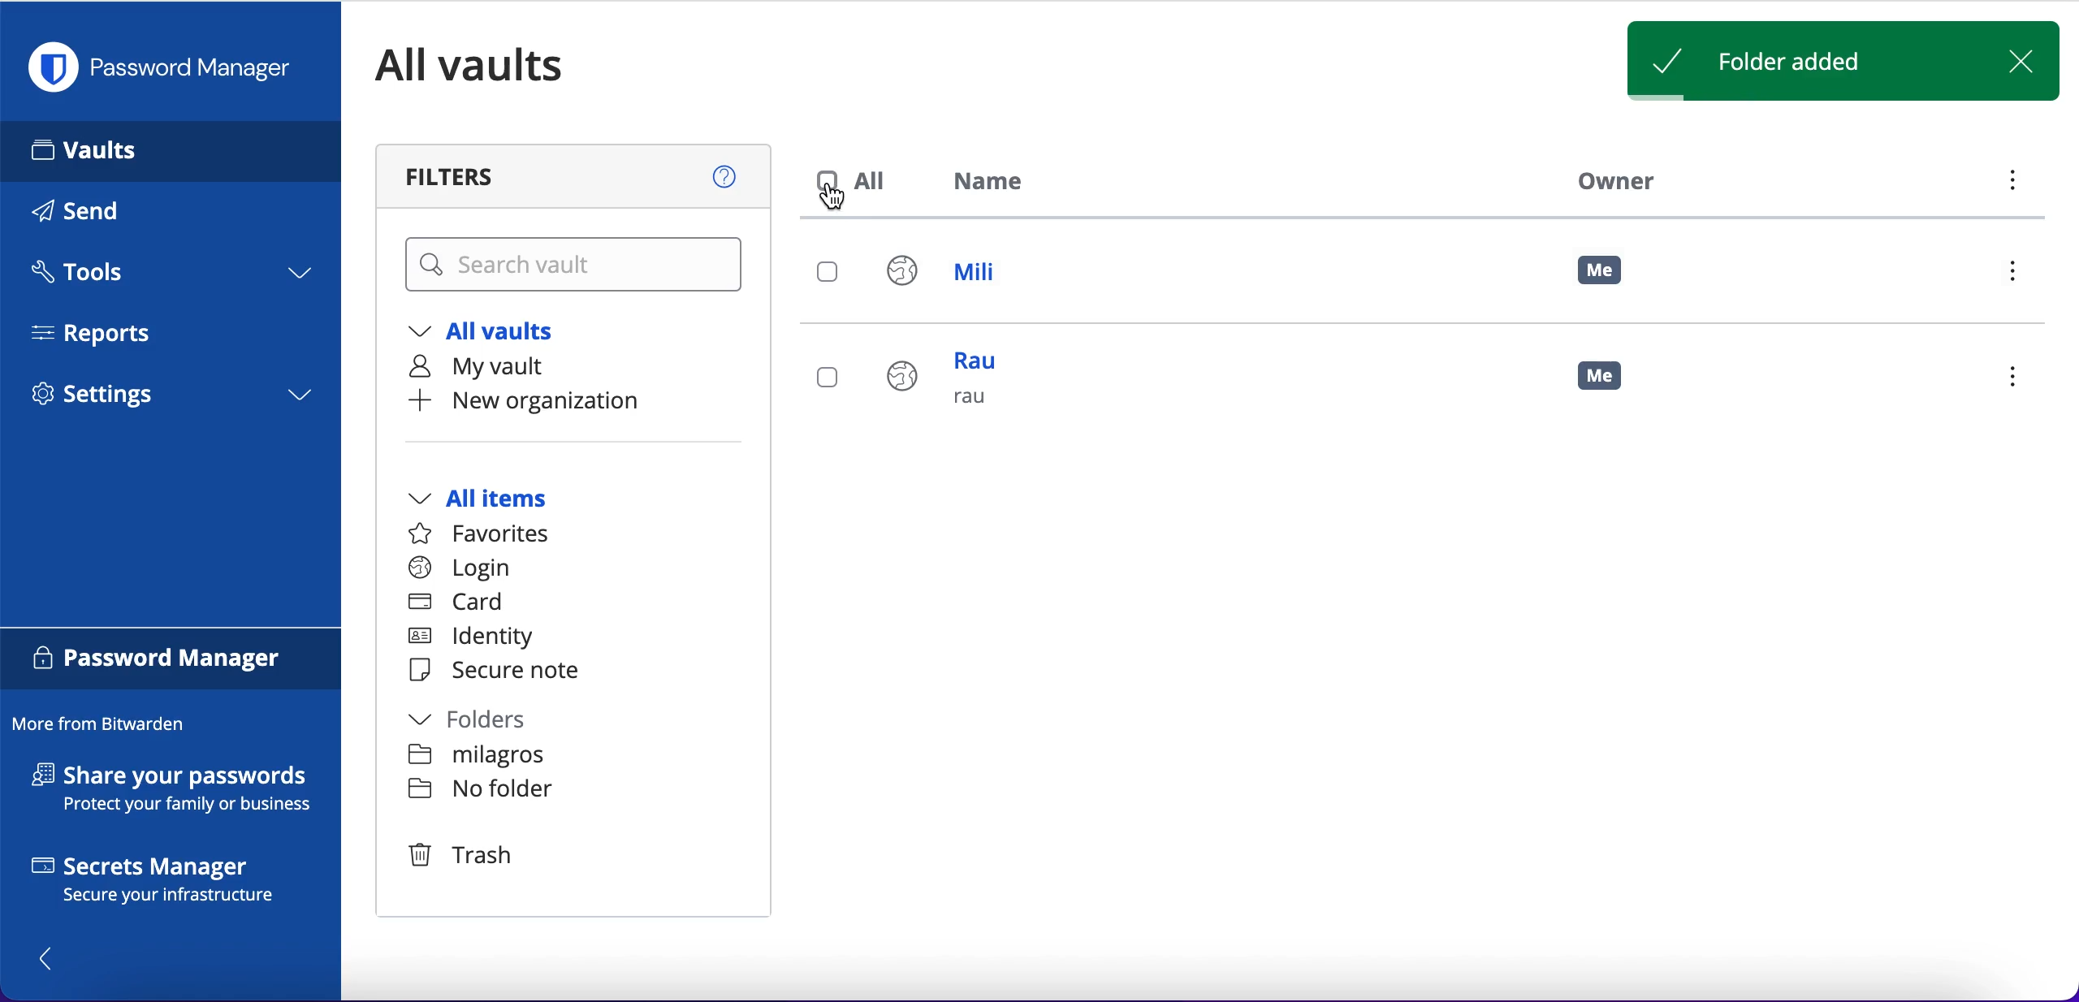 This screenshot has width=2079, height=1002. What do you see at coordinates (171, 150) in the screenshot?
I see `vaults` at bounding box center [171, 150].